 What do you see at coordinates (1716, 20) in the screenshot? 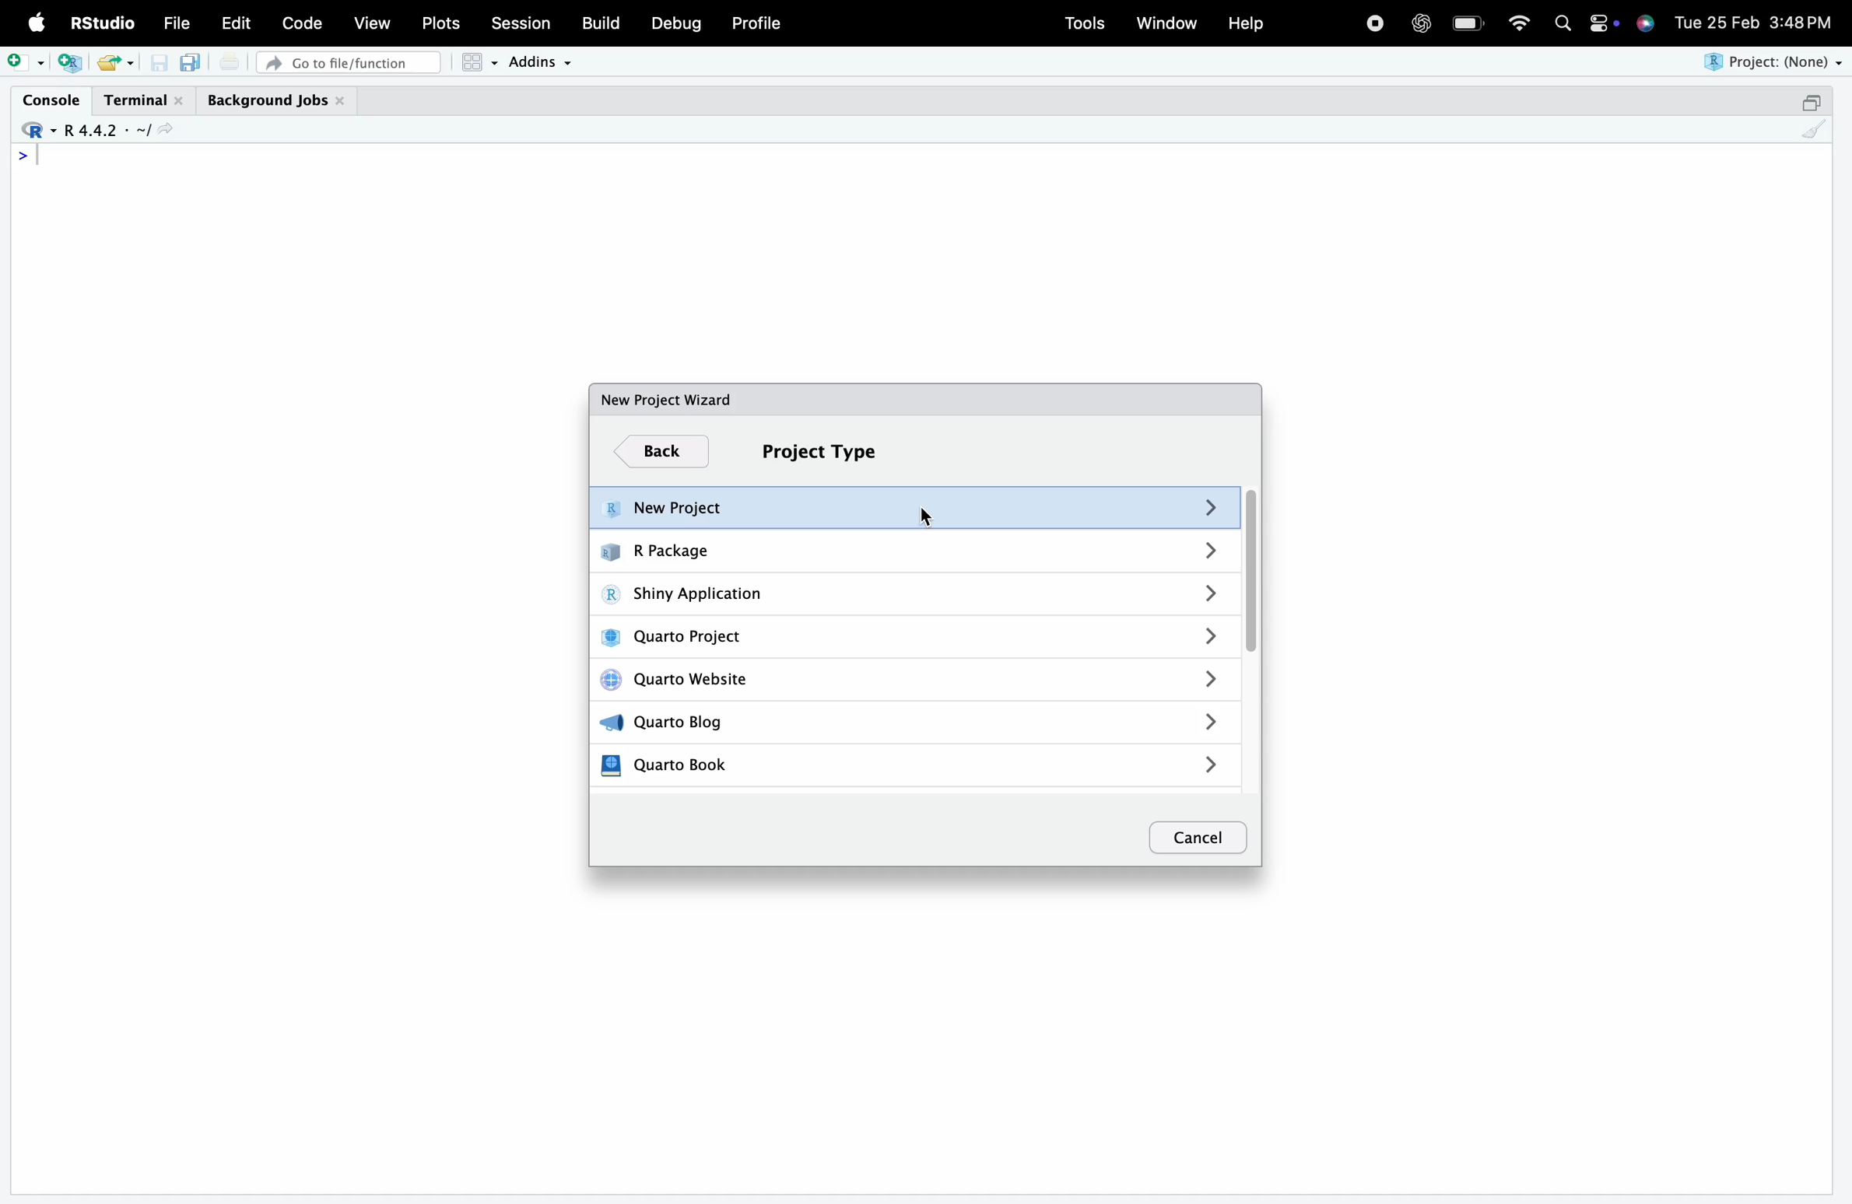
I see `Tue 25 Feb` at bounding box center [1716, 20].